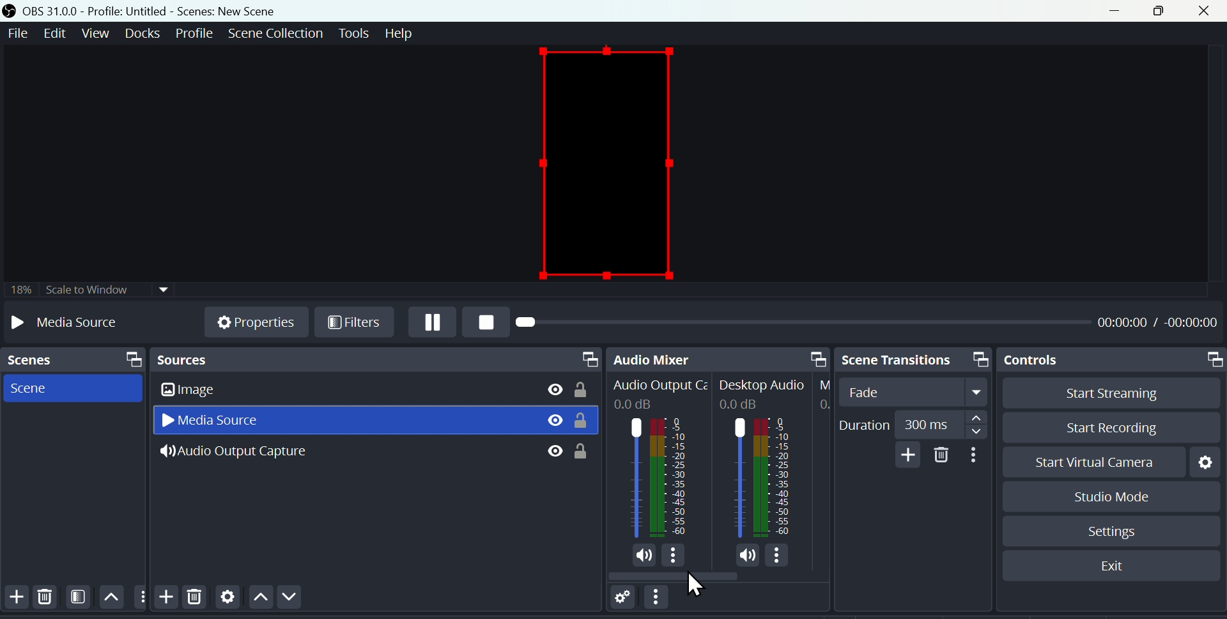 This screenshot has width=1227, height=619. What do you see at coordinates (49, 599) in the screenshot?
I see `Delete` at bounding box center [49, 599].